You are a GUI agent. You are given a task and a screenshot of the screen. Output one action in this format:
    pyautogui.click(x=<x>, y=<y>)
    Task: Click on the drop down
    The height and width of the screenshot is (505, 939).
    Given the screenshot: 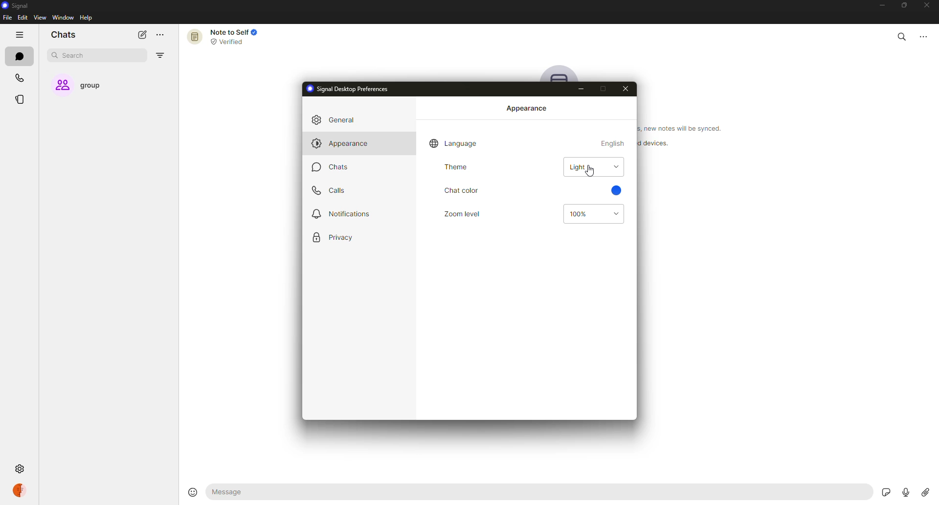 What is the action you would take?
    pyautogui.click(x=617, y=166)
    